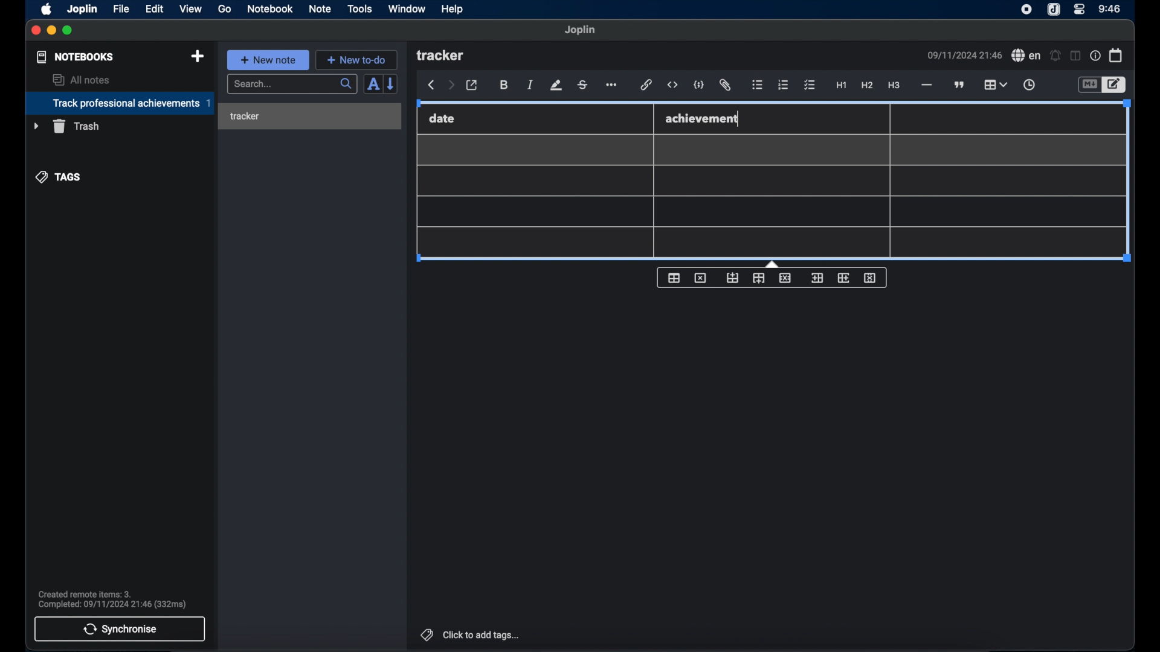 This screenshot has width=1160, height=652. Describe the element at coordinates (785, 278) in the screenshot. I see `delete row` at that location.